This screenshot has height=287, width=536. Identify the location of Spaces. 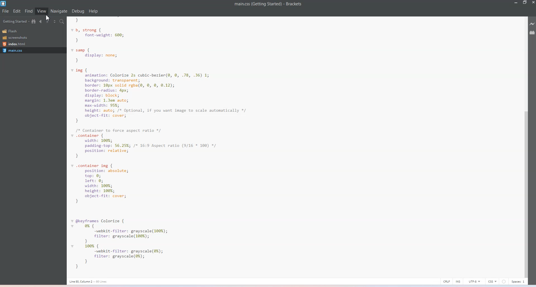
(518, 282).